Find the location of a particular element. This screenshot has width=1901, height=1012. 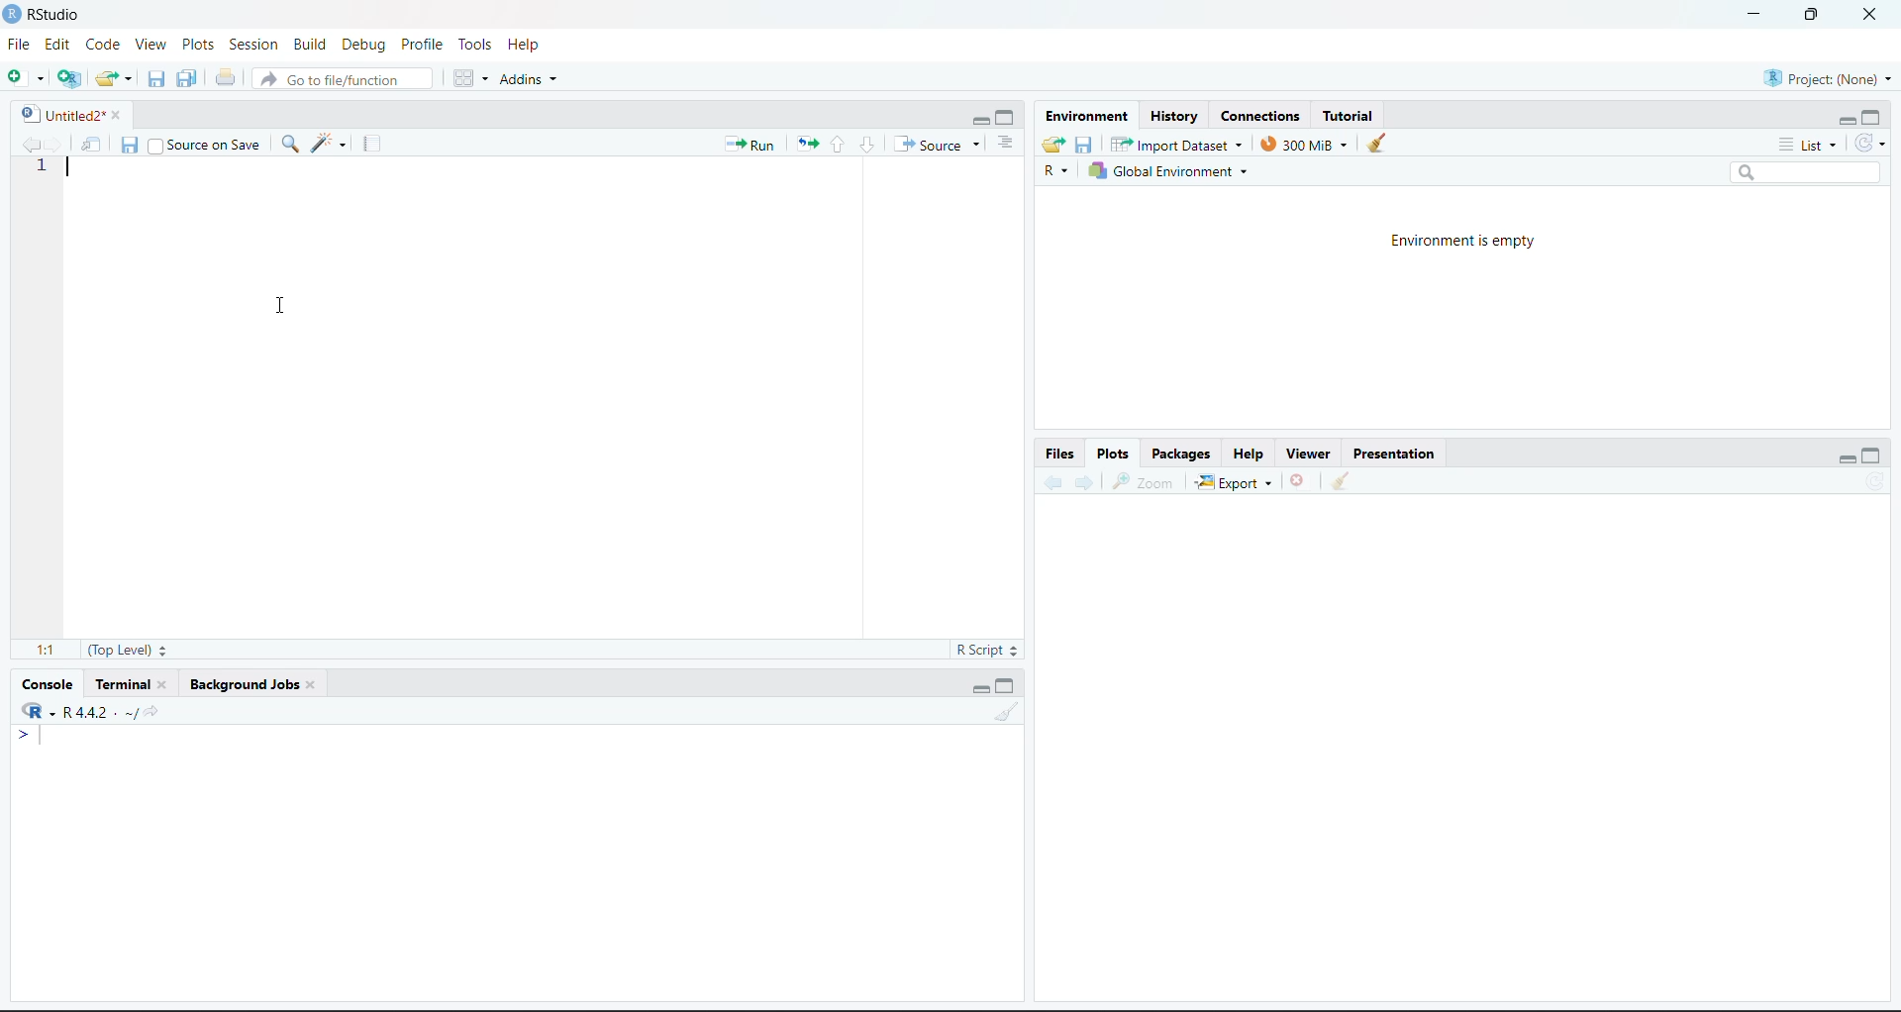

maximize is located at coordinates (1805, 13).